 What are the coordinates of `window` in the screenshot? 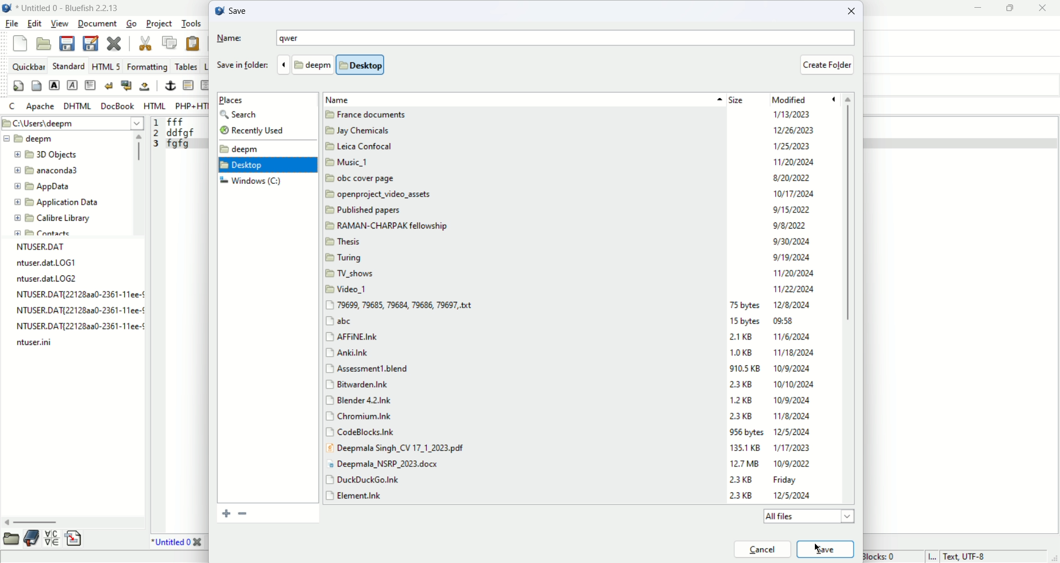 It's located at (252, 182).